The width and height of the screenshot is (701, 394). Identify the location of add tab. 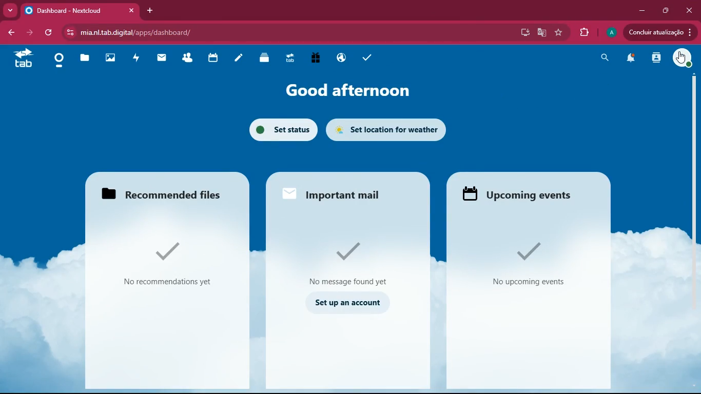
(151, 11).